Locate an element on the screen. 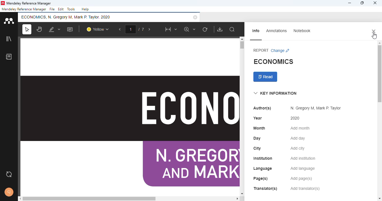  search is located at coordinates (232, 30).